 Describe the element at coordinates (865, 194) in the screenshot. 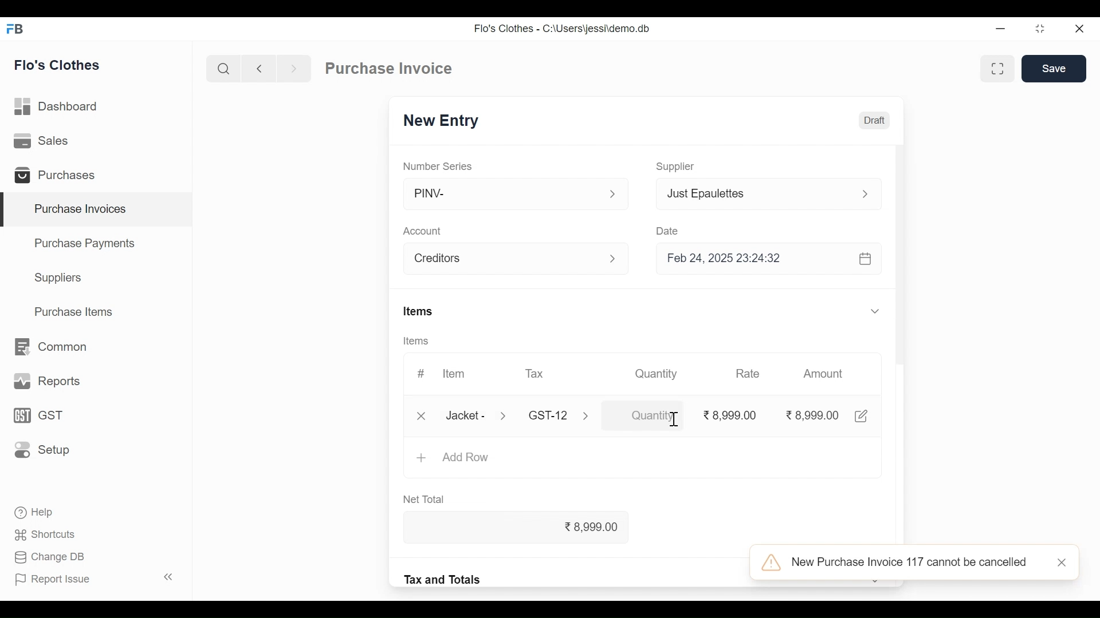

I see `Expand` at that location.